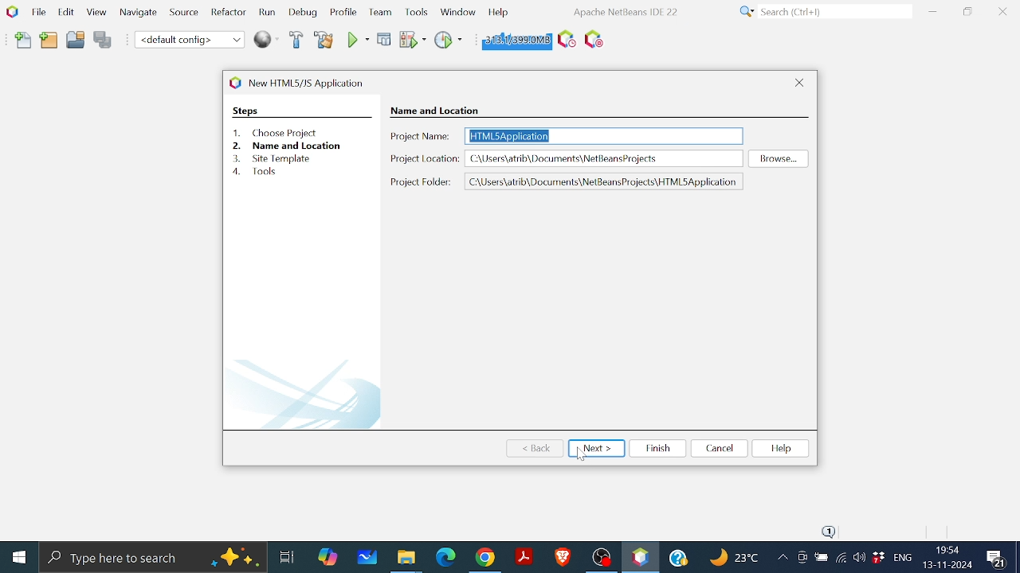 This screenshot has width=1020, height=573. Describe the element at coordinates (304, 13) in the screenshot. I see `Debug` at that location.